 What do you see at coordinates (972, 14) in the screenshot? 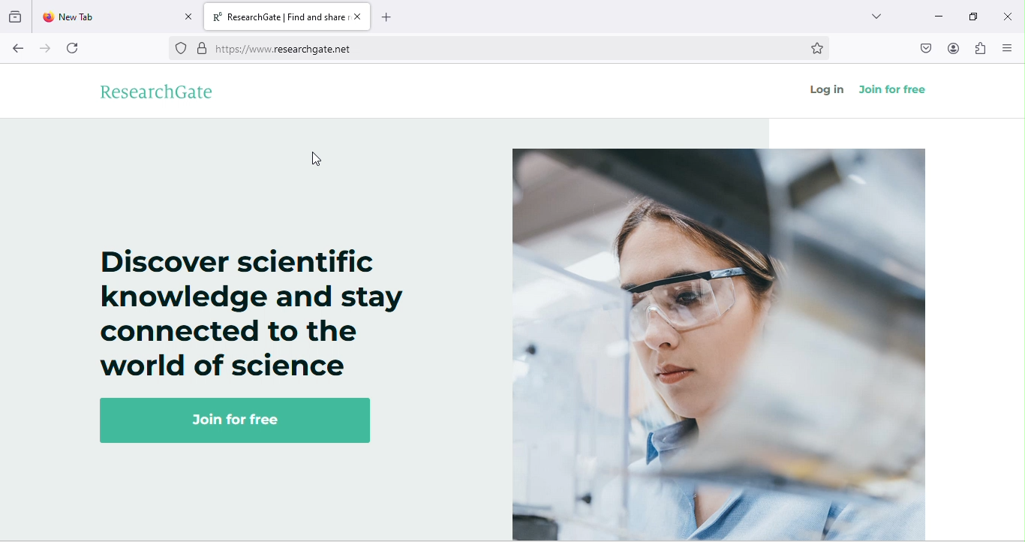
I see `maximize` at bounding box center [972, 14].